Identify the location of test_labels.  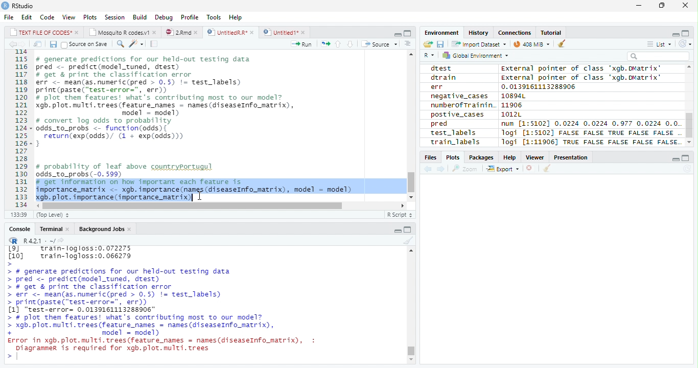
(453, 133).